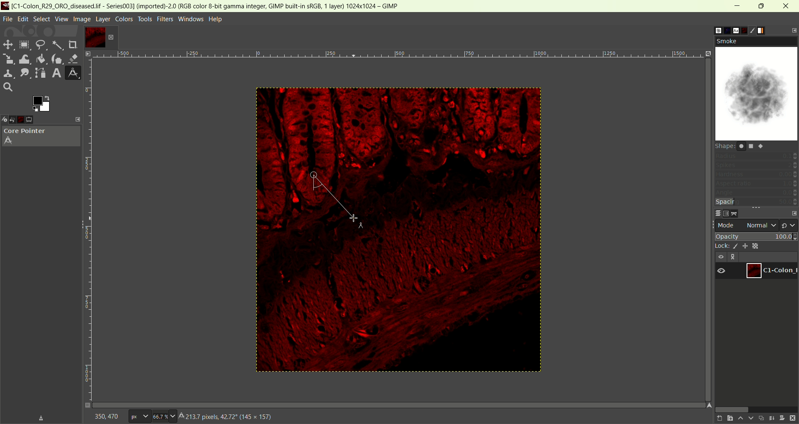 This screenshot has height=424, width=799. What do you see at coordinates (782, 419) in the screenshot?
I see `mask layer` at bounding box center [782, 419].